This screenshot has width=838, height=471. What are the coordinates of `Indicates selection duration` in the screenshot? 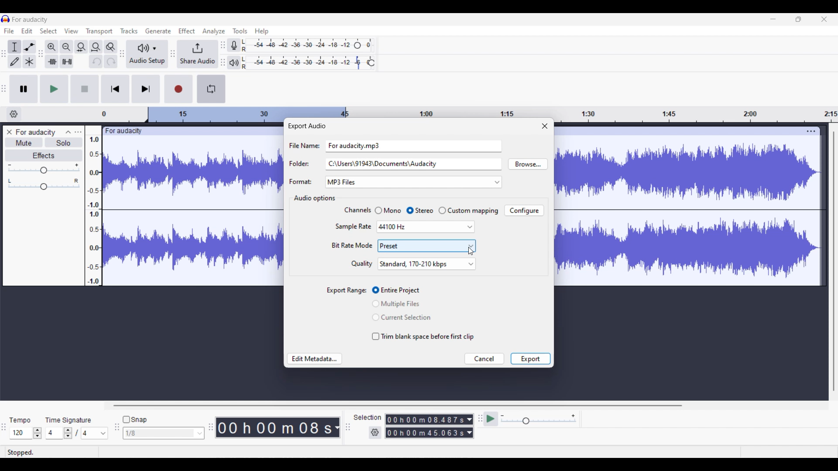 It's located at (367, 417).